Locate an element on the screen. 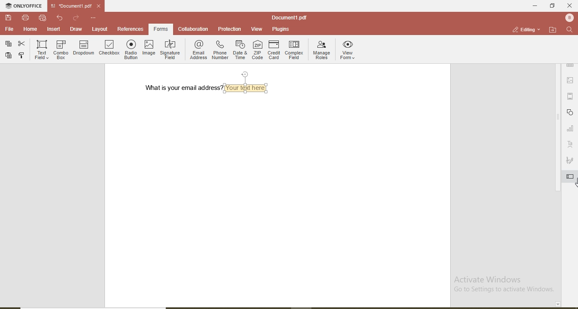 This screenshot has width=578, height=309. cursor is located at coordinates (572, 185).